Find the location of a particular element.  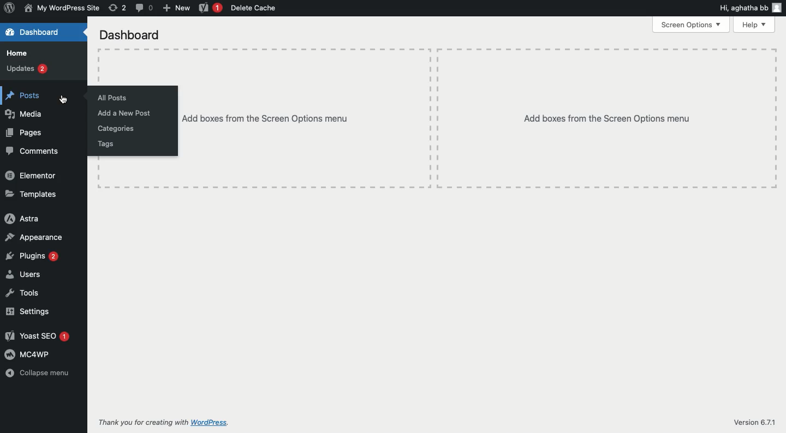

New is located at coordinates (175, 8).